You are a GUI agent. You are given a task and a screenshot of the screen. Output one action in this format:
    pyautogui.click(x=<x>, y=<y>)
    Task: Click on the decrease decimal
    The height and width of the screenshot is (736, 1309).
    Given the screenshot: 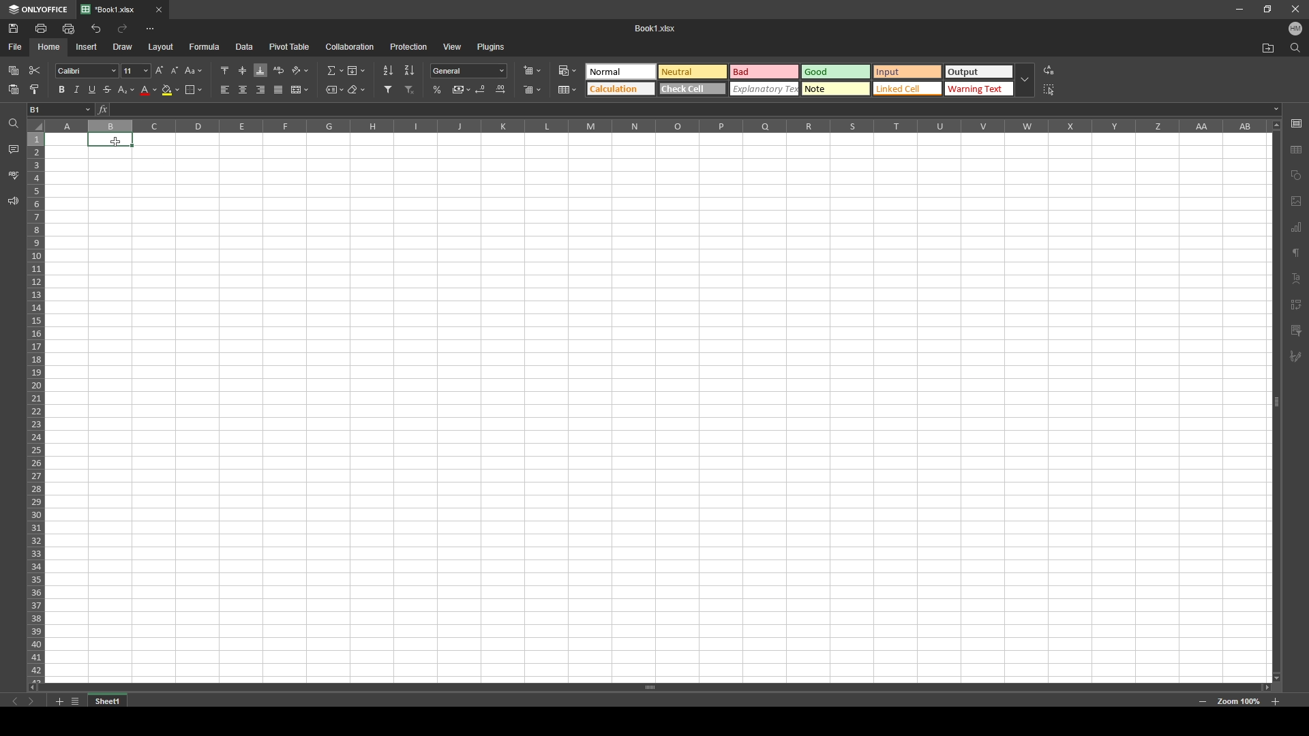 What is the action you would take?
    pyautogui.click(x=482, y=89)
    